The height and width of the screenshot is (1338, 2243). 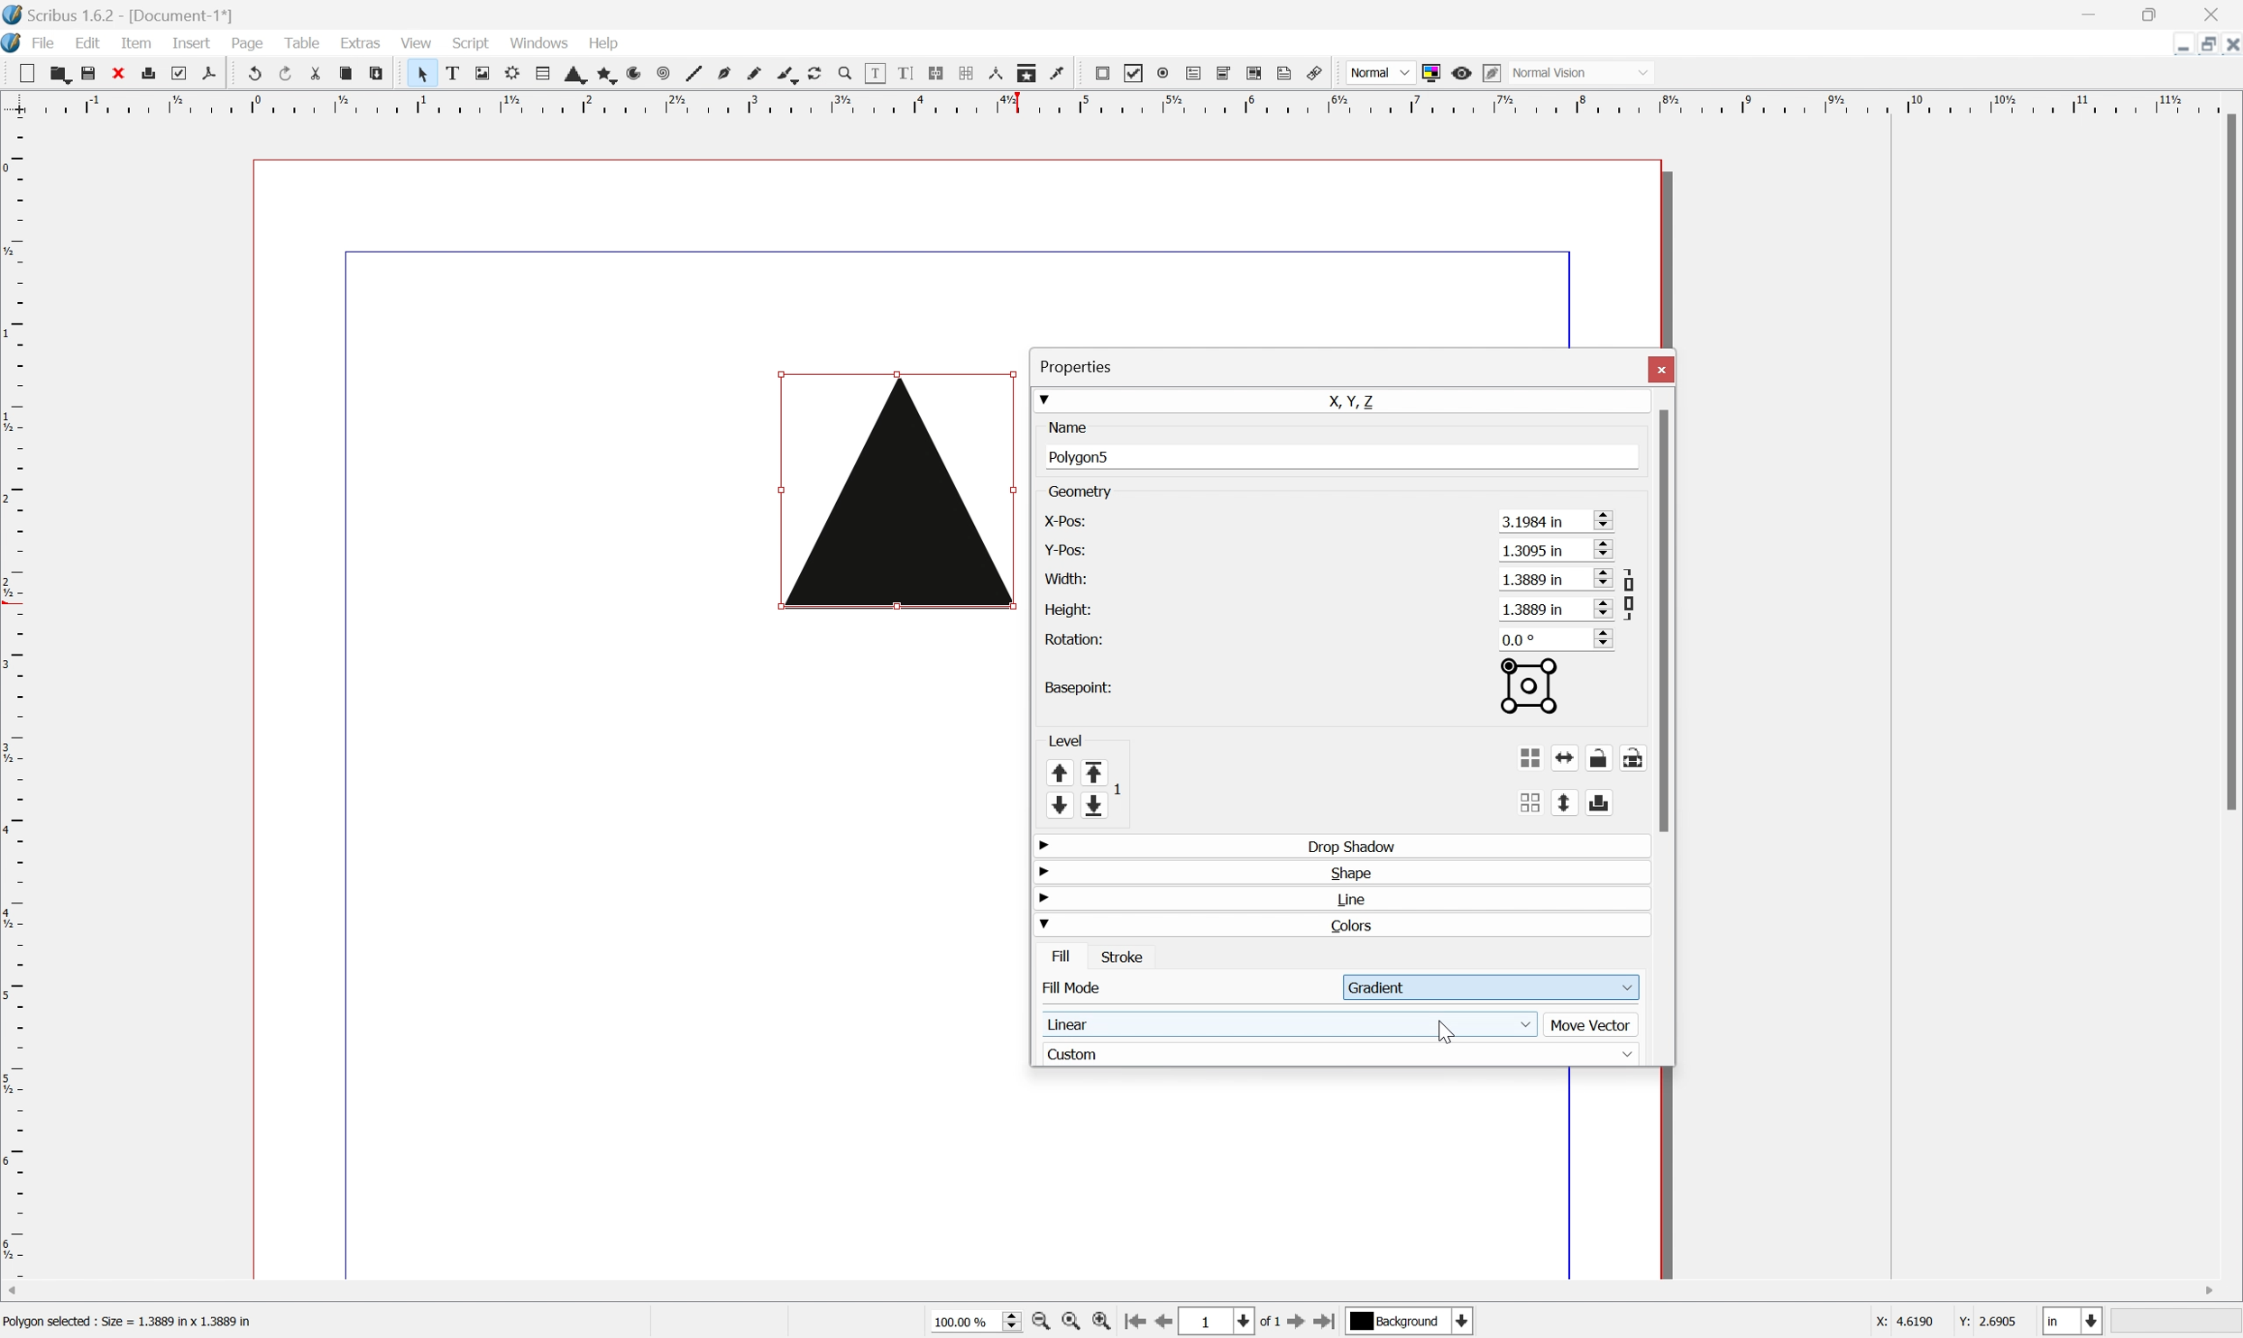 What do you see at coordinates (1381, 987) in the screenshot?
I see `Gradient` at bounding box center [1381, 987].